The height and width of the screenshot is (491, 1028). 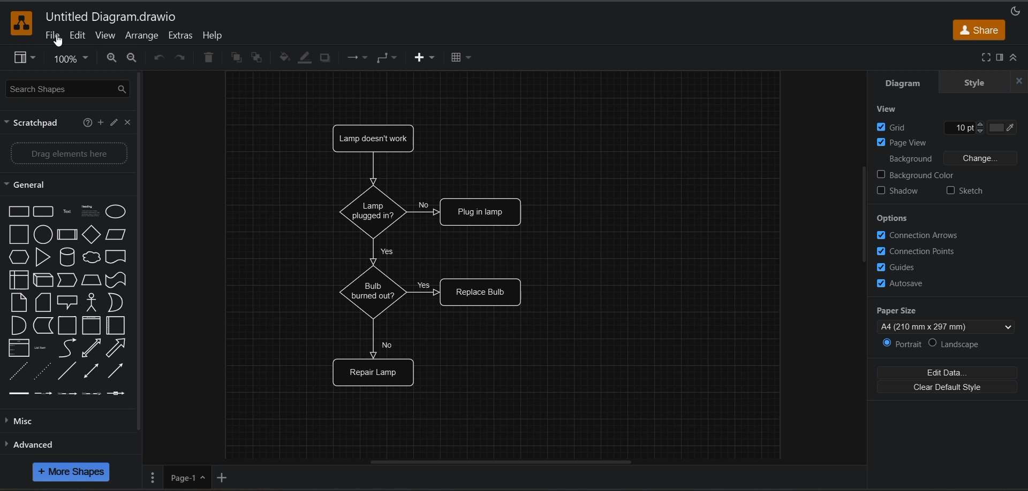 I want to click on line color, so click(x=305, y=59).